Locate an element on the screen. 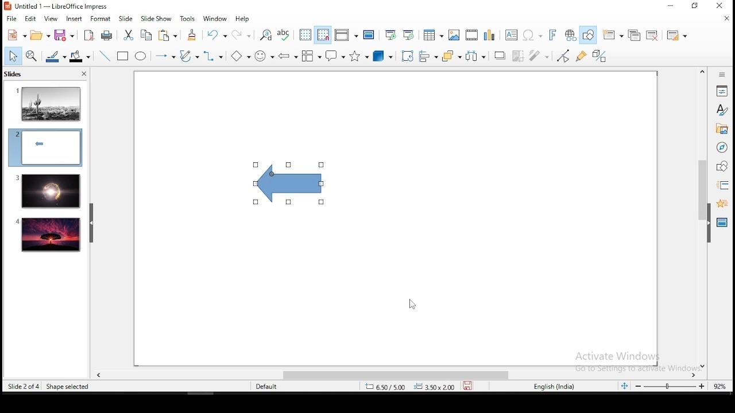 This screenshot has width=735, height=413. slide is located at coordinates (126, 19).